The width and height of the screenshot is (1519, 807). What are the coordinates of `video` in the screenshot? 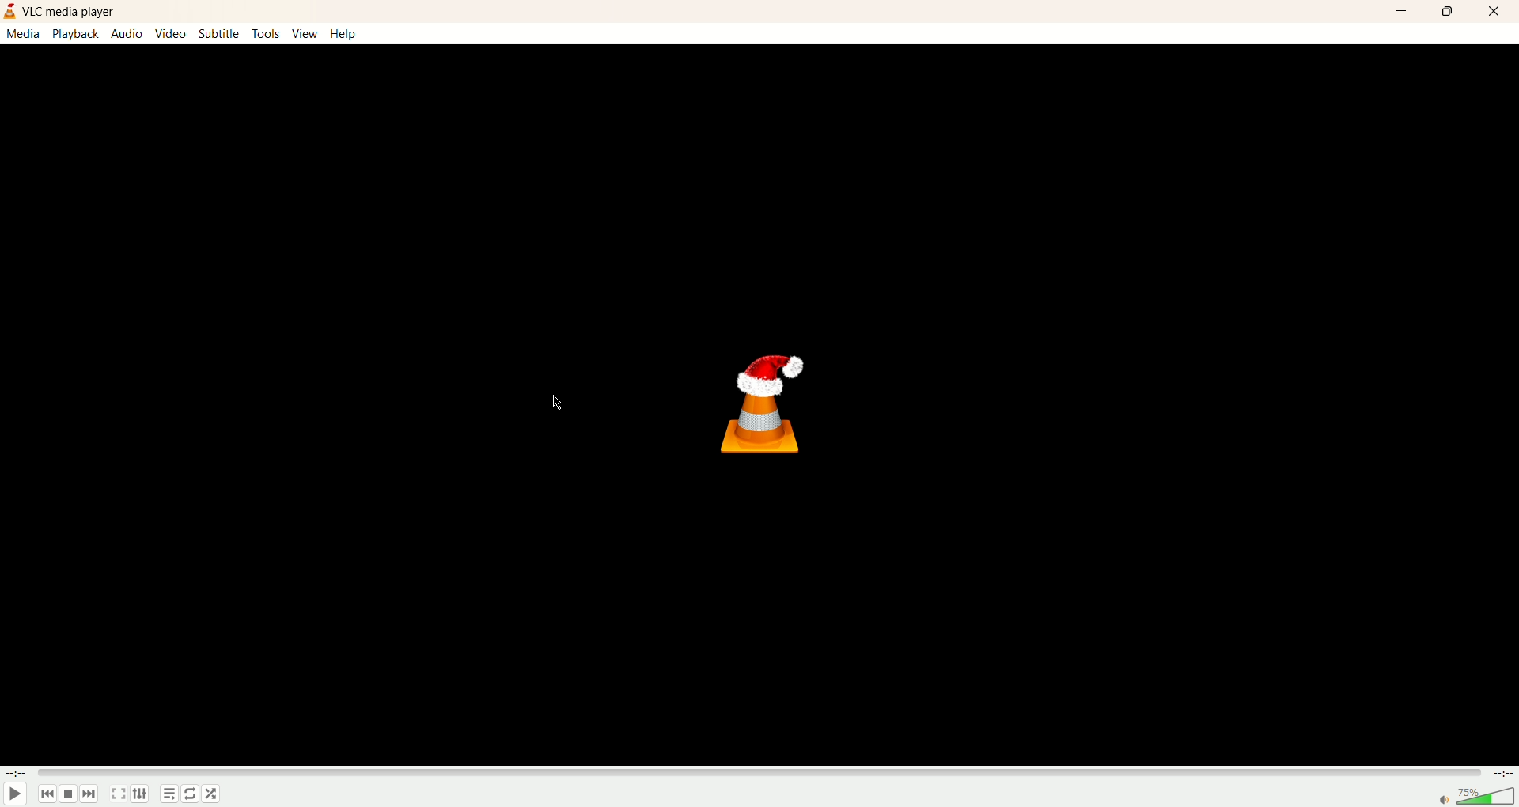 It's located at (172, 32).